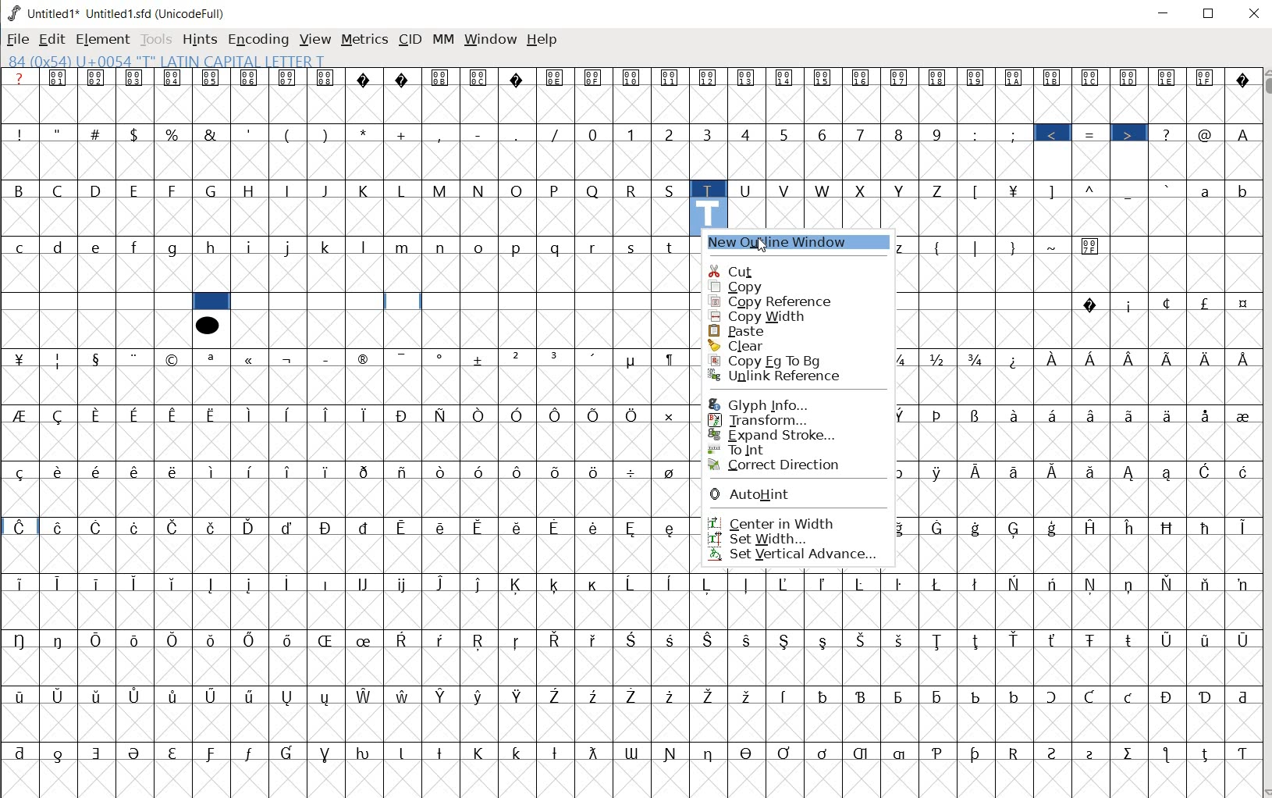 The width and height of the screenshot is (1272, 798). What do you see at coordinates (518, 135) in the screenshot?
I see `.` at bounding box center [518, 135].